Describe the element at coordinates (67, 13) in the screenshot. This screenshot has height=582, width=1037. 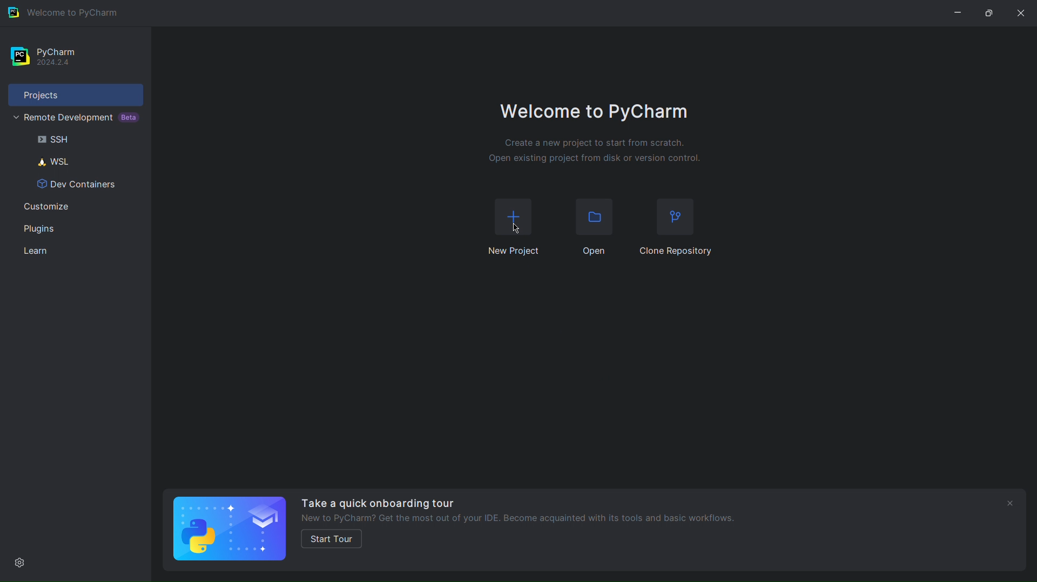
I see `Welcome to PyCharm` at that location.